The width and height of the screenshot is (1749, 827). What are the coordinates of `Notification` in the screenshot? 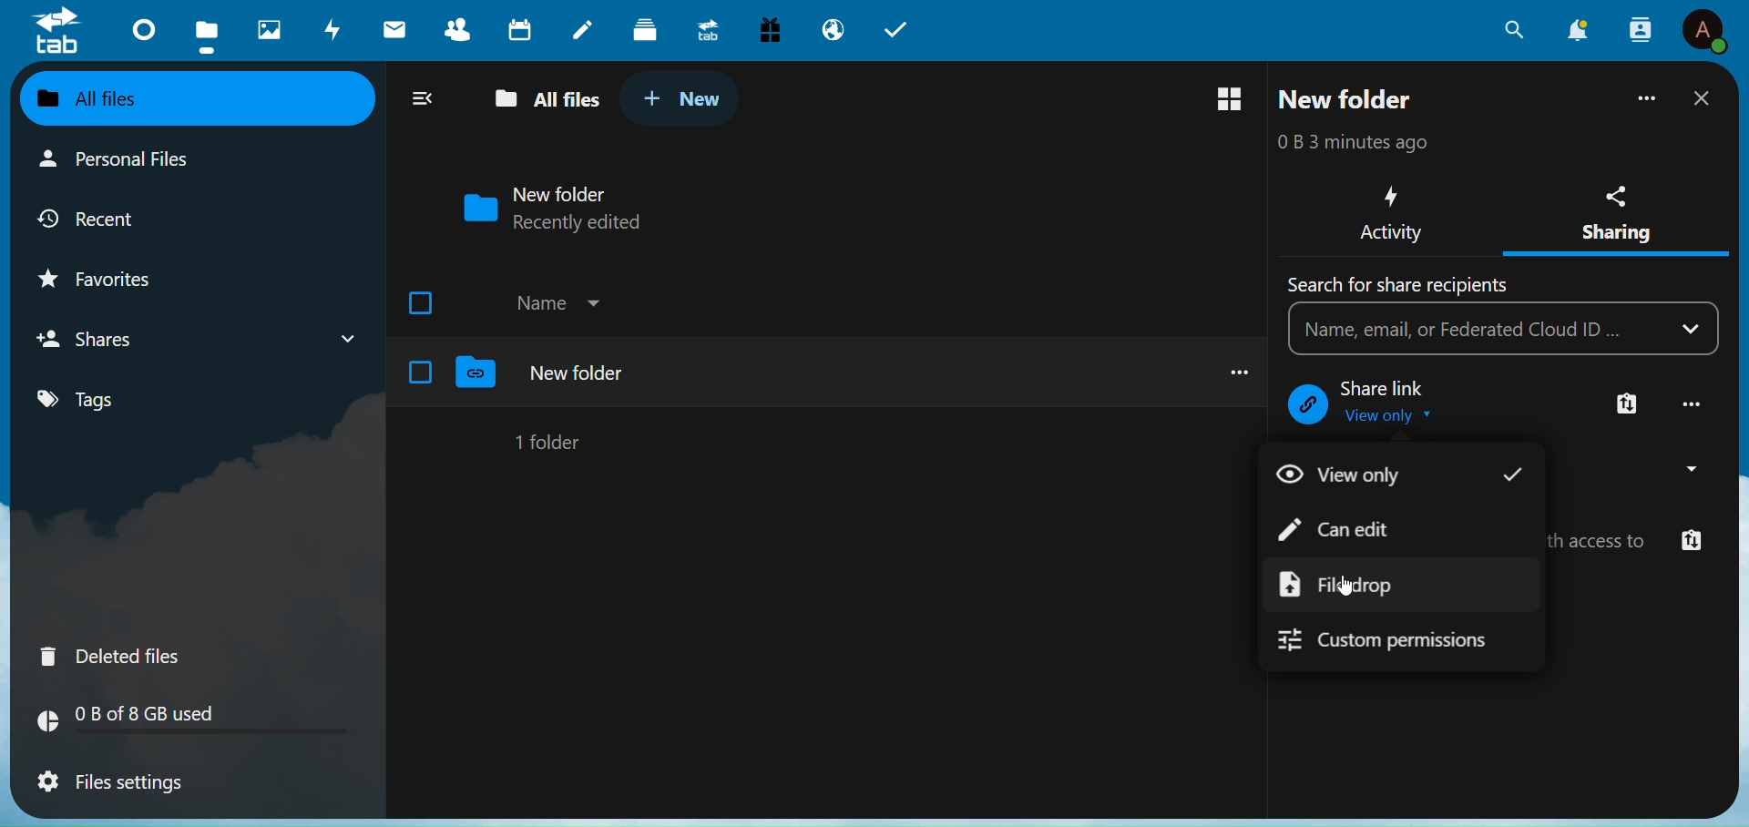 It's located at (1579, 30).